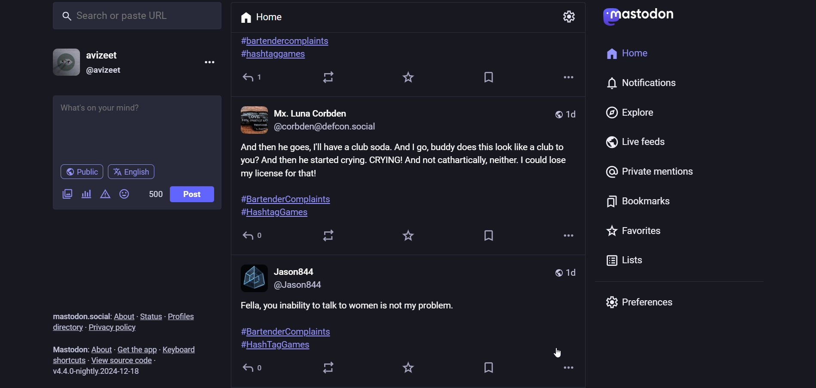 This screenshot has height=388, width=816. What do you see at coordinates (252, 237) in the screenshot?
I see `replies` at bounding box center [252, 237].